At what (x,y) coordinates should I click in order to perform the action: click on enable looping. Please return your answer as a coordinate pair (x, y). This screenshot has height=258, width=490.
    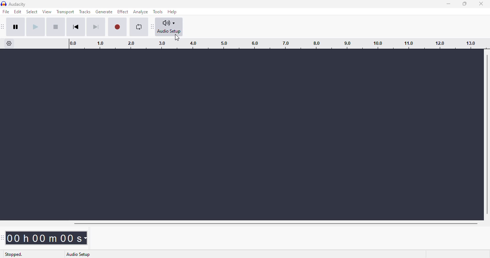
    Looking at the image, I should click on (139, 27).